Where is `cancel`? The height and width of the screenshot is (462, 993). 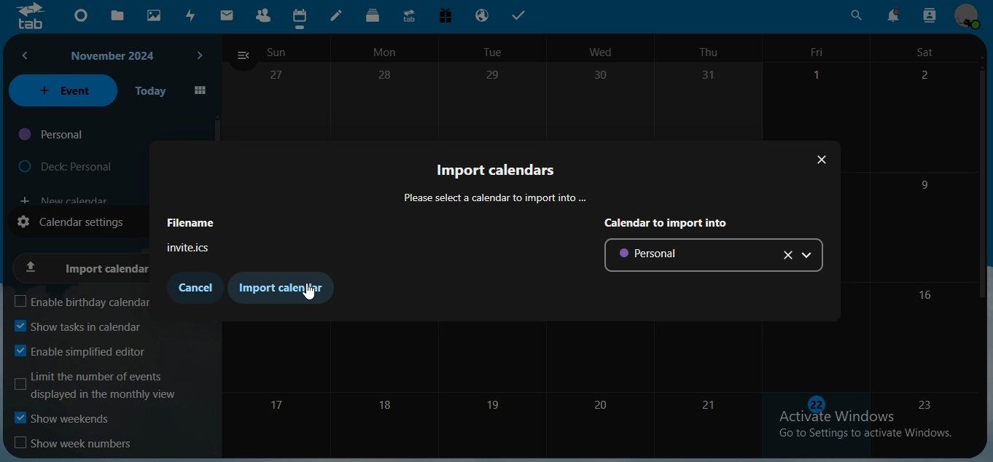
cancel is located at coordinates (195, 287).